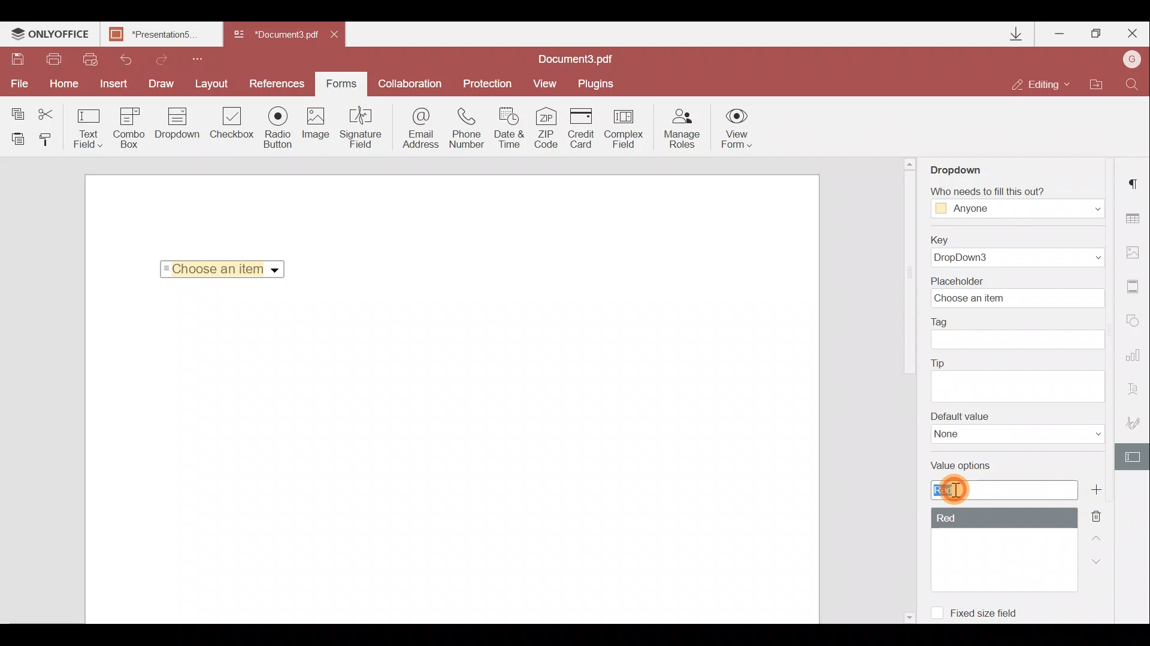 The width and height of the screenshot is (1150, 646). I want to click on Shapes settings, so click(1136, 322).